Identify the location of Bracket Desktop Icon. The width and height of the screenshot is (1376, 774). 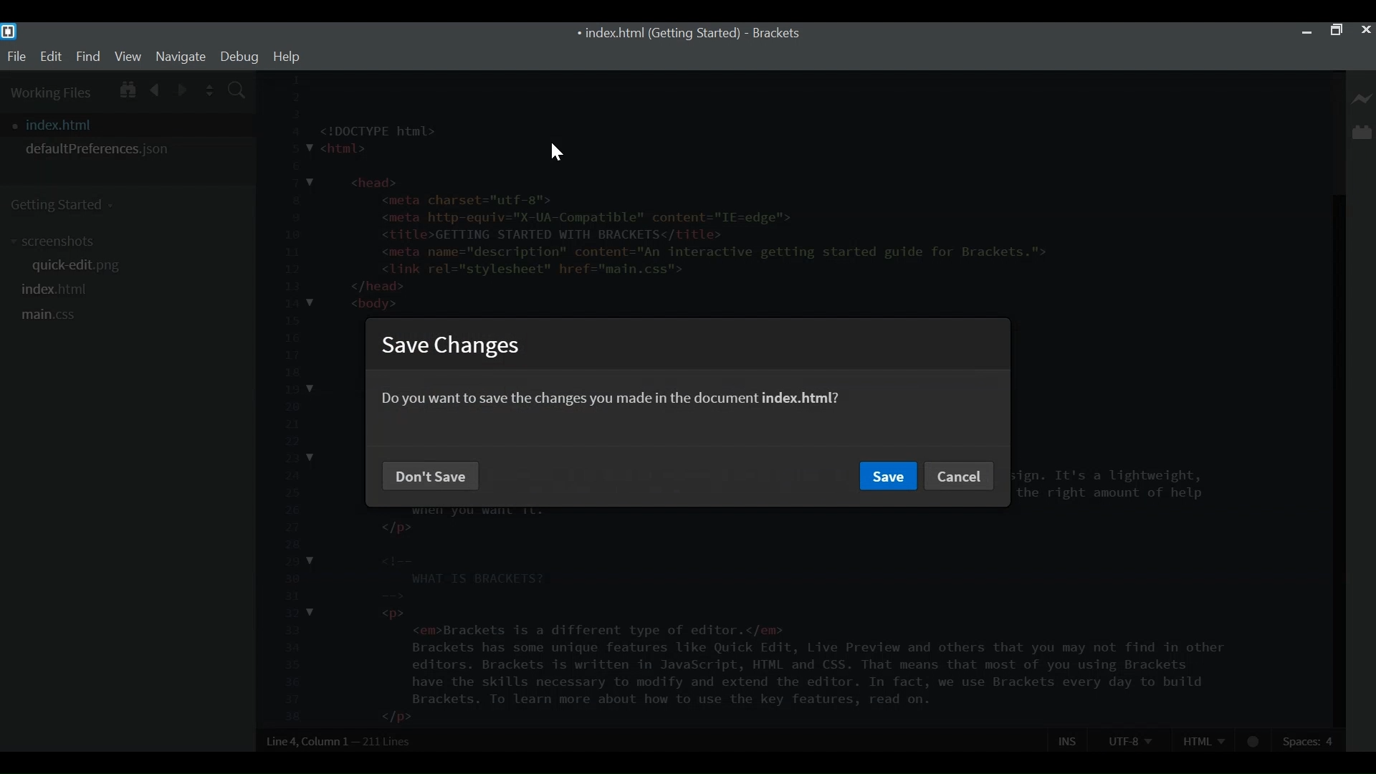
(9, 32).